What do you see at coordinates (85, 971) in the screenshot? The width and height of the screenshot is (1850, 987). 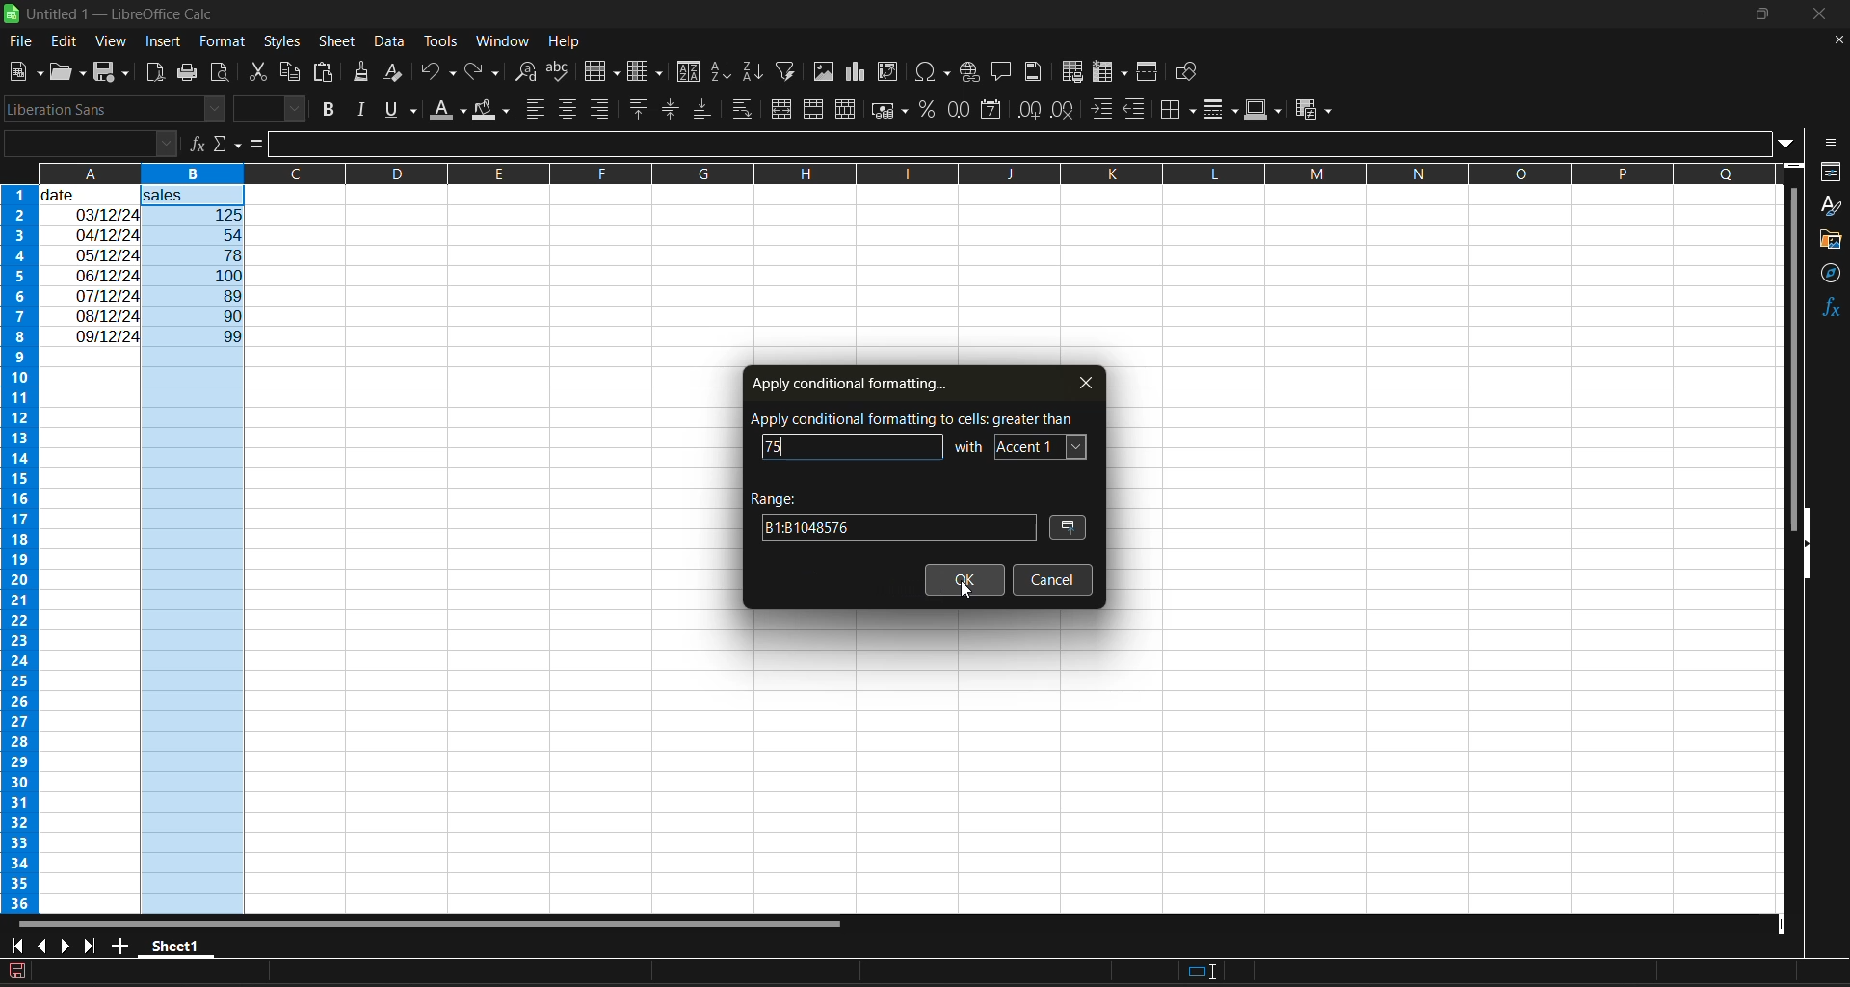 I see `sheet number` at bounding box center [85, 971].